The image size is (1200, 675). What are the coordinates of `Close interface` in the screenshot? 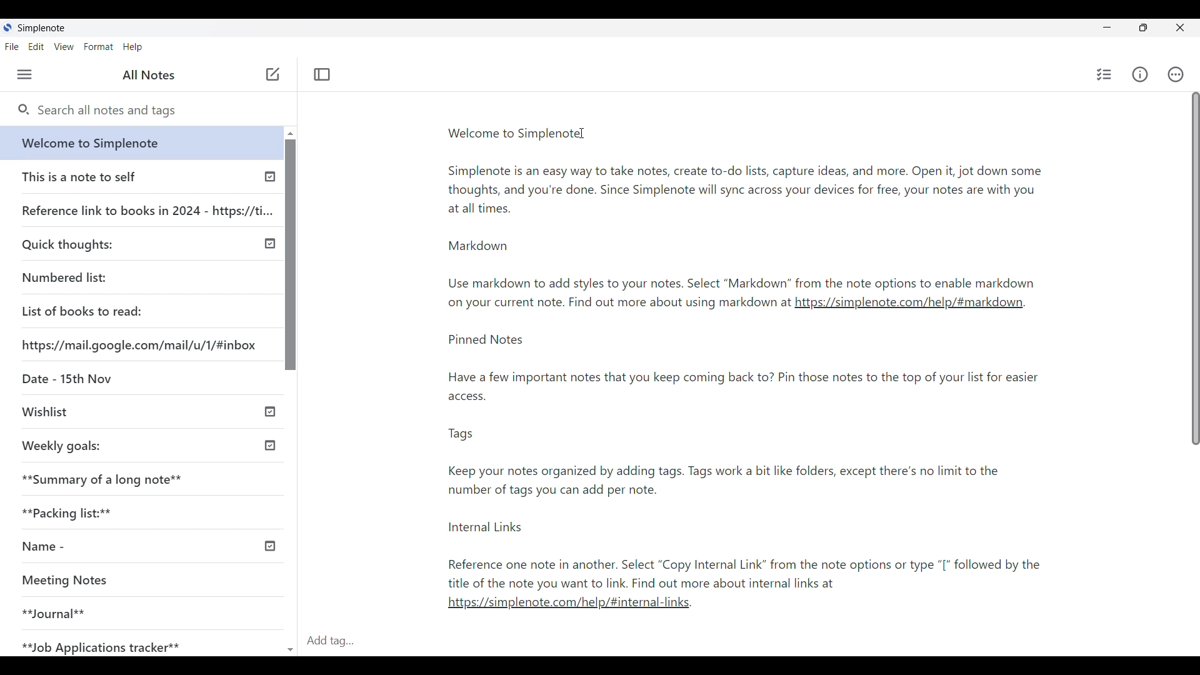 It's located at (1182, 29).